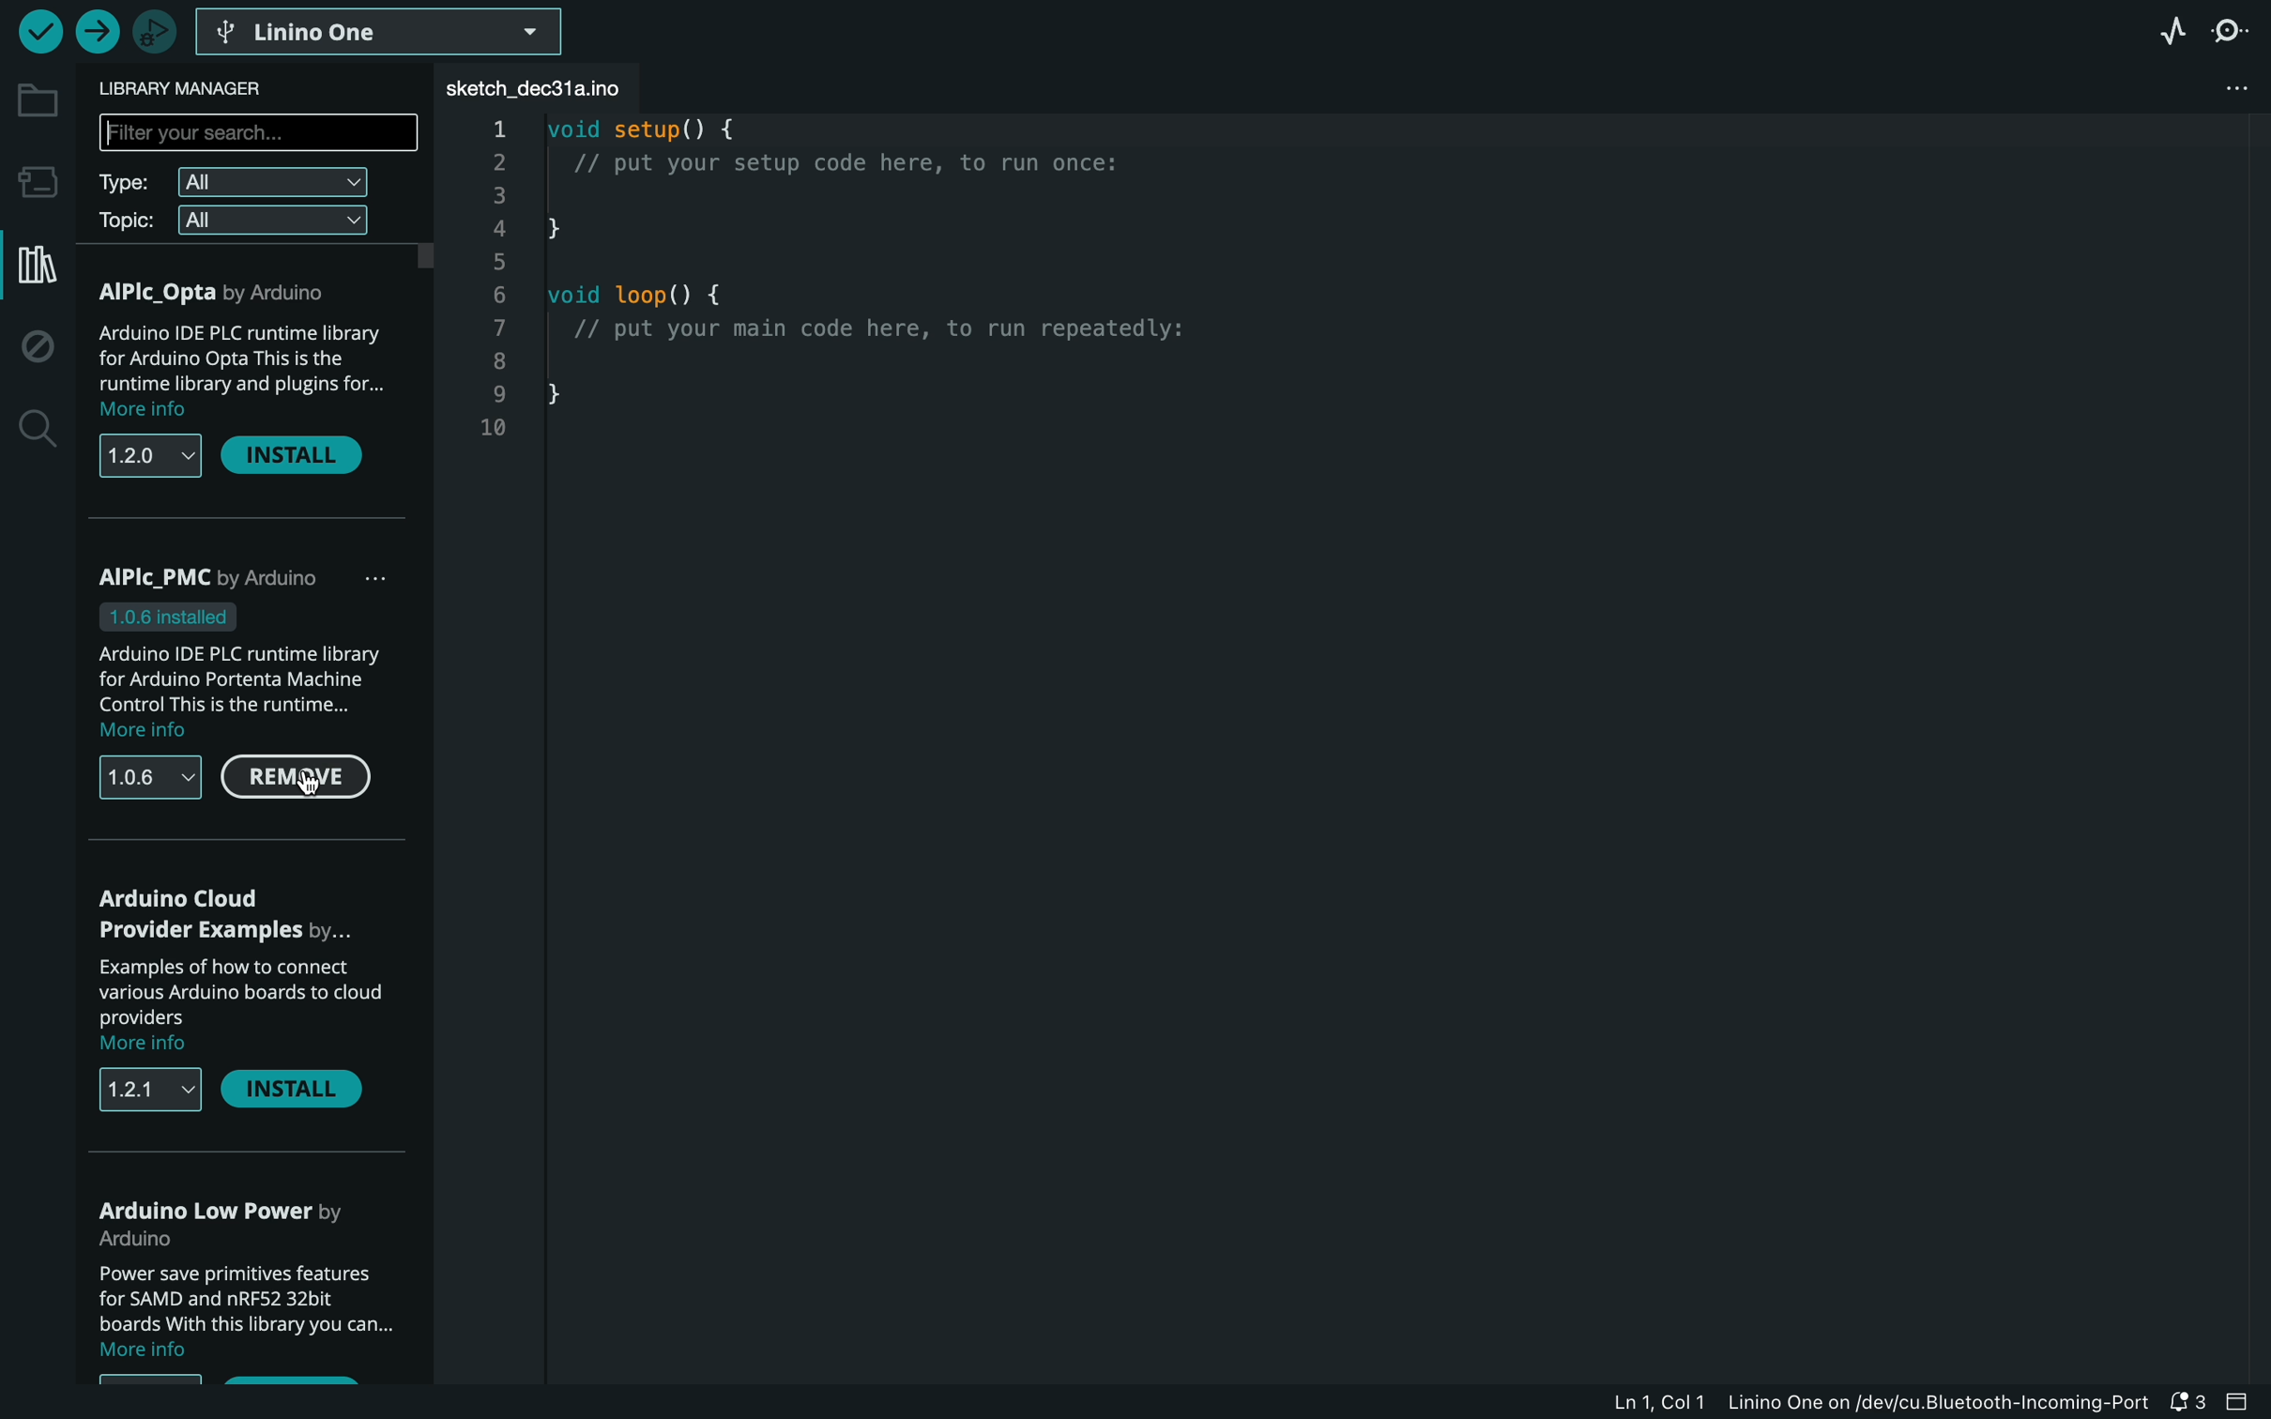 The width and height of the screenshot is (2271, 1419). I want to click on verify, so click(41, 31).